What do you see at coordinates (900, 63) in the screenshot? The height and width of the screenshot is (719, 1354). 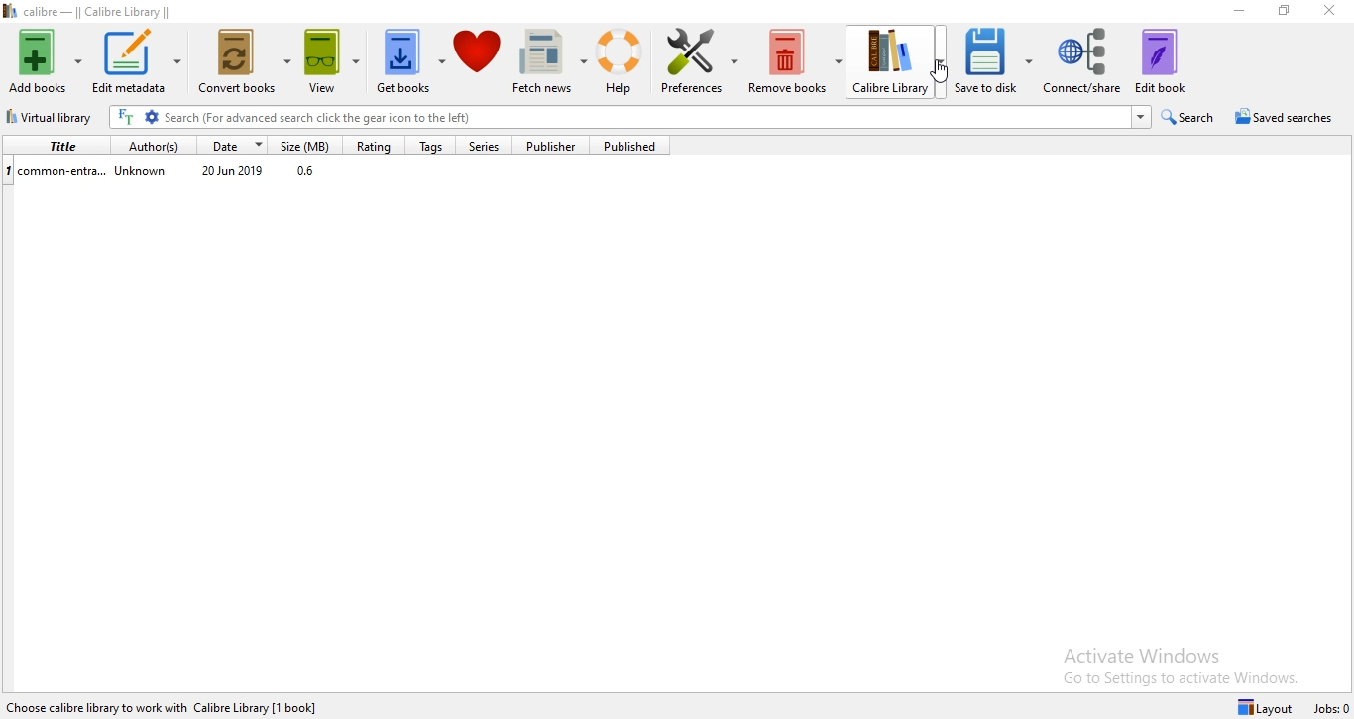 I see `Calibre Library` at bounding box center [900, 63].